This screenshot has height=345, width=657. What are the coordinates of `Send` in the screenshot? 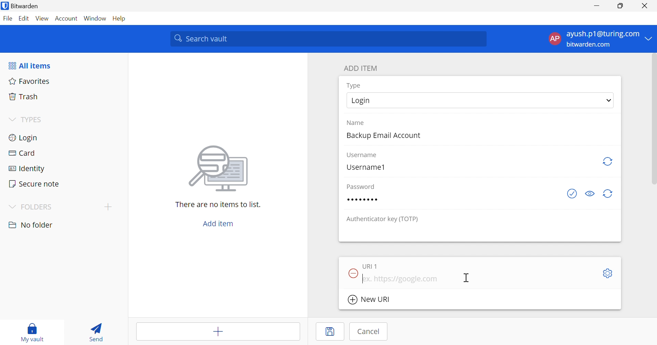 It's located at (98, 332).